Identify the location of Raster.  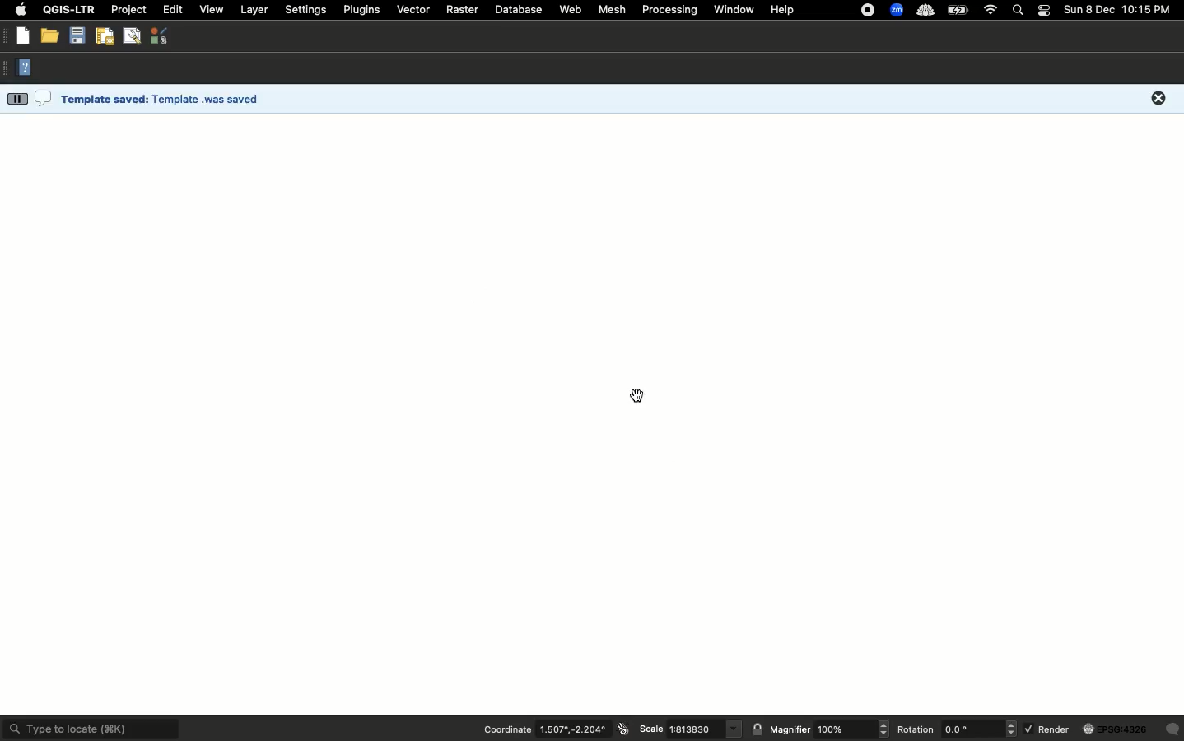
(463, 8).